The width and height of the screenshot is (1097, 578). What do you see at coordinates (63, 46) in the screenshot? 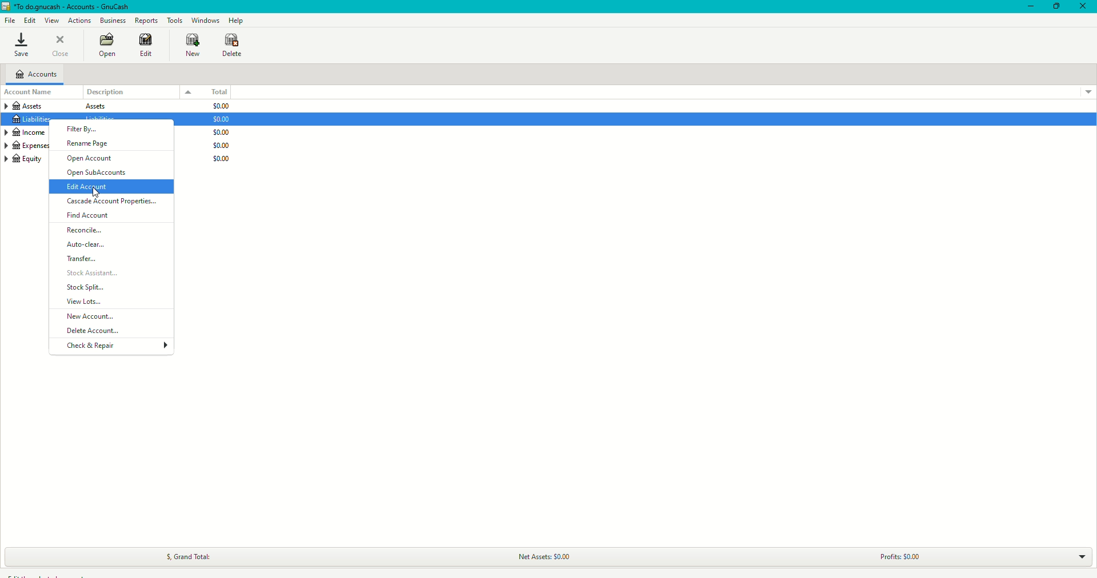
I see `Close` at bounding box center [63, 46].